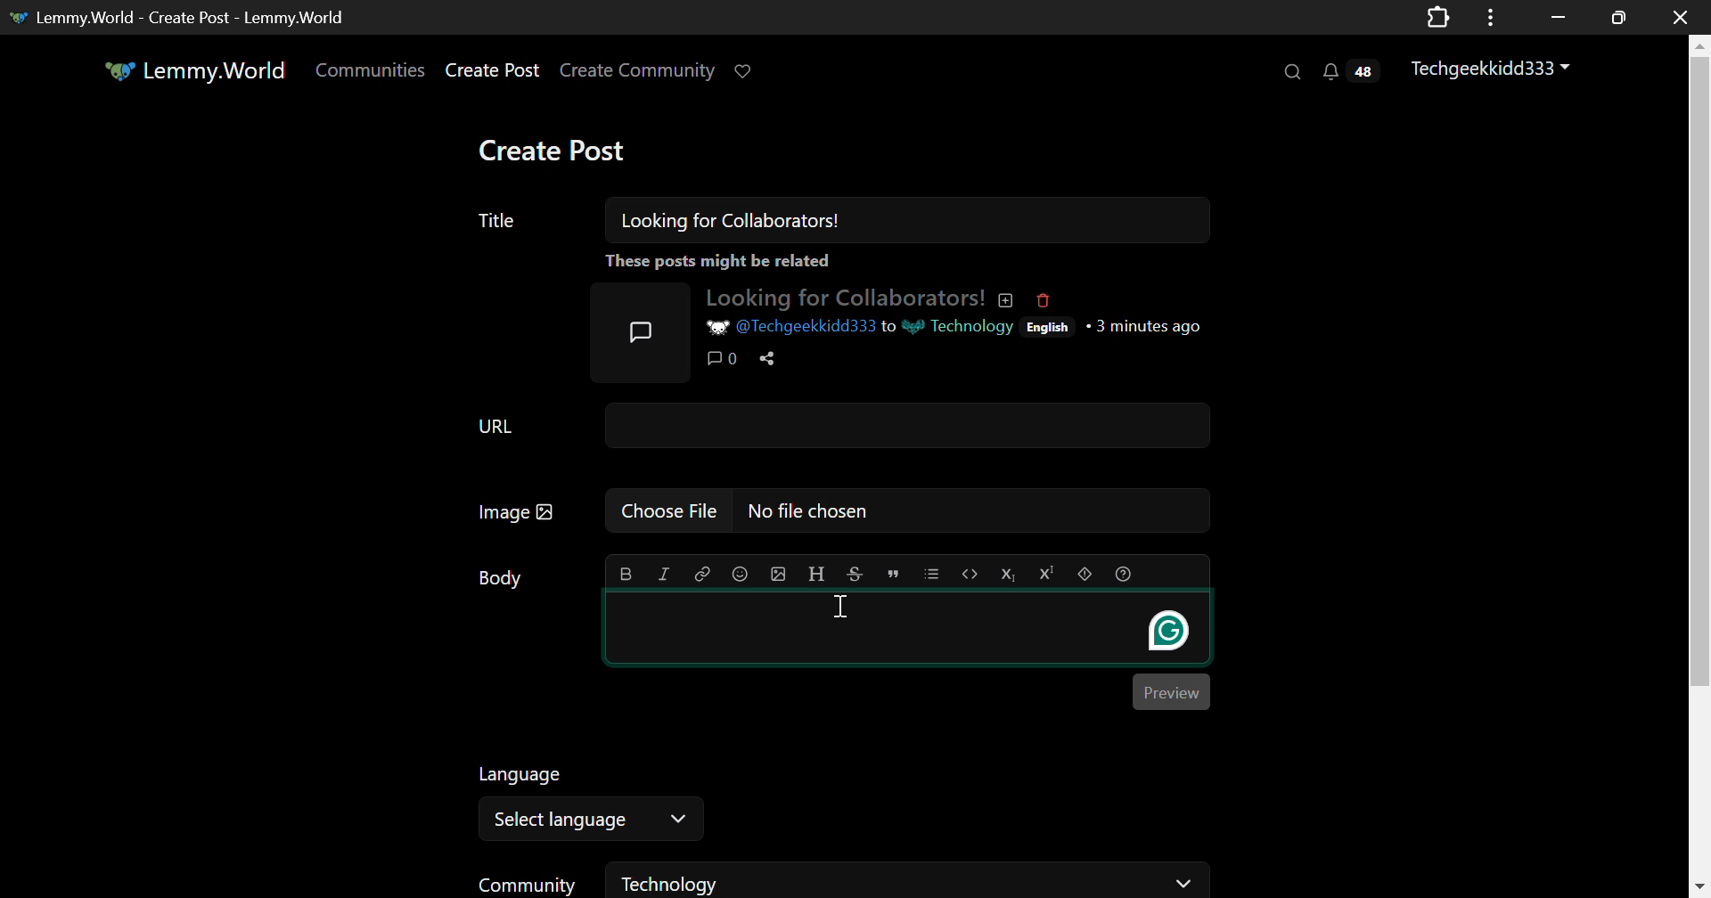  What do you see at coordinates (1048, 327) in the screenshot?
I see `English` at bounding box center [1048, 327].